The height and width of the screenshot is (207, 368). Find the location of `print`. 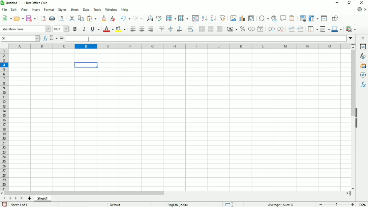

print is located at coordinates (52, 19).